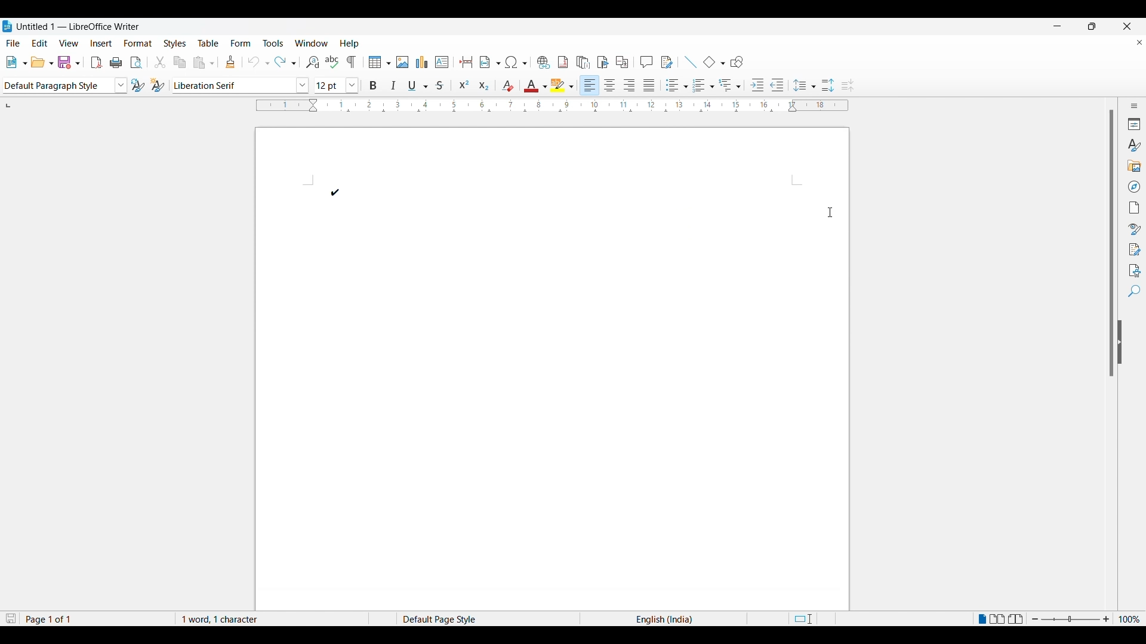 Image resolution: width=1146 pixels, height=644 pixels. What do you see at coordinates (507, 85) in the screenshot?
I see `clear direct formatting` at bounding box center [507, 85].